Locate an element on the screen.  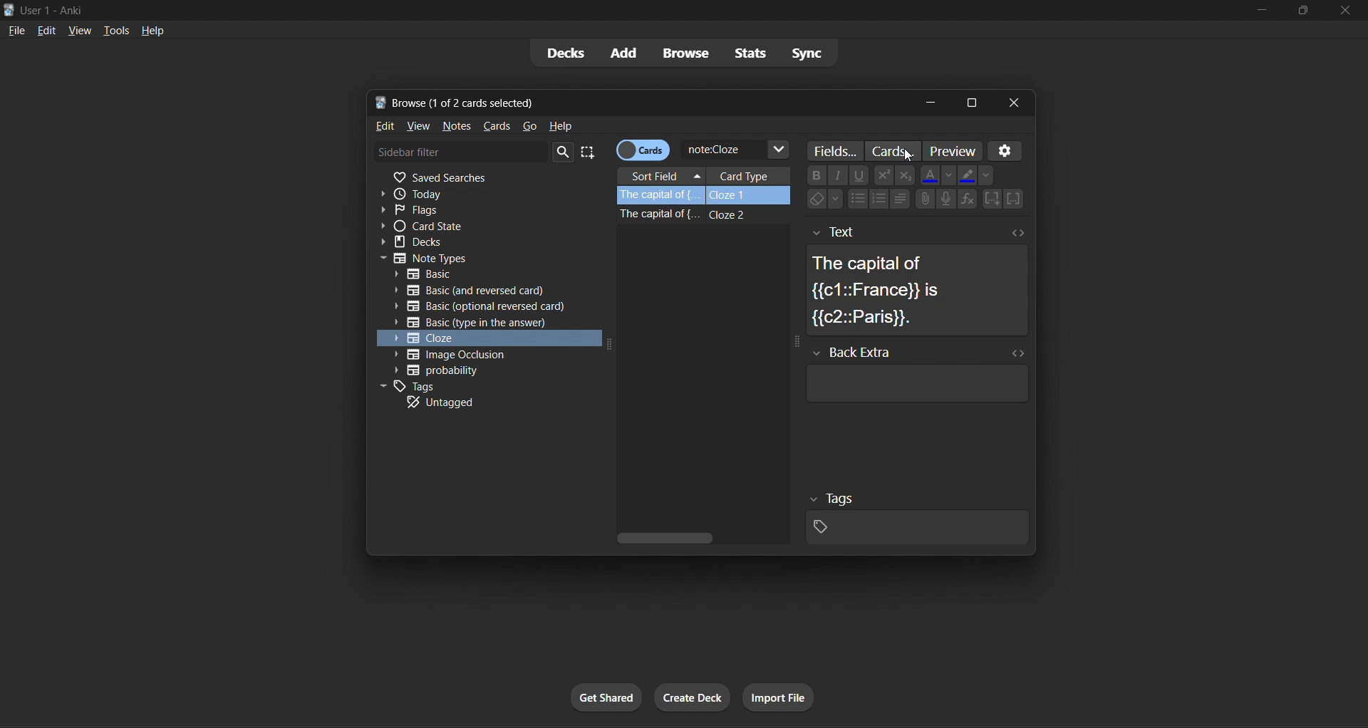
card type column is located at coordinates (749, 175).